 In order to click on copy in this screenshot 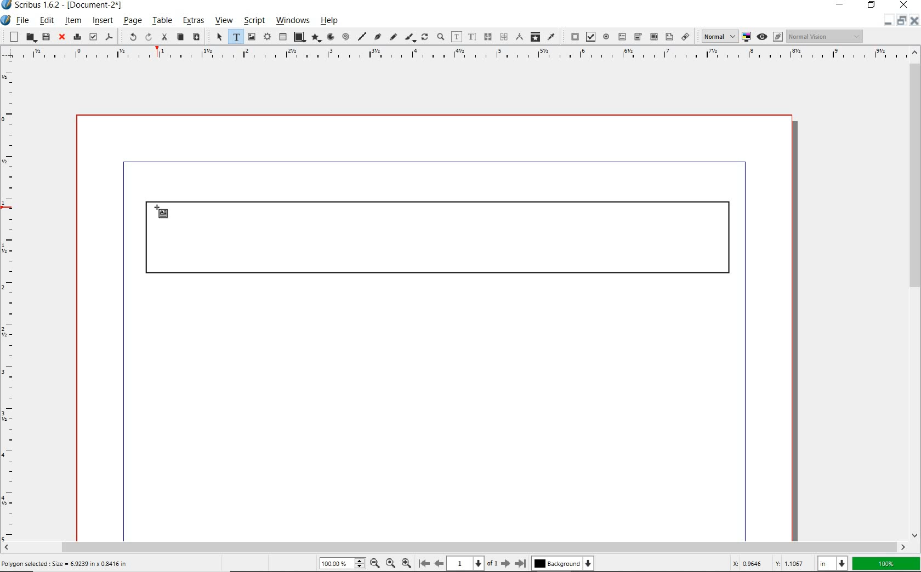, I will do `click(180, 38)`.